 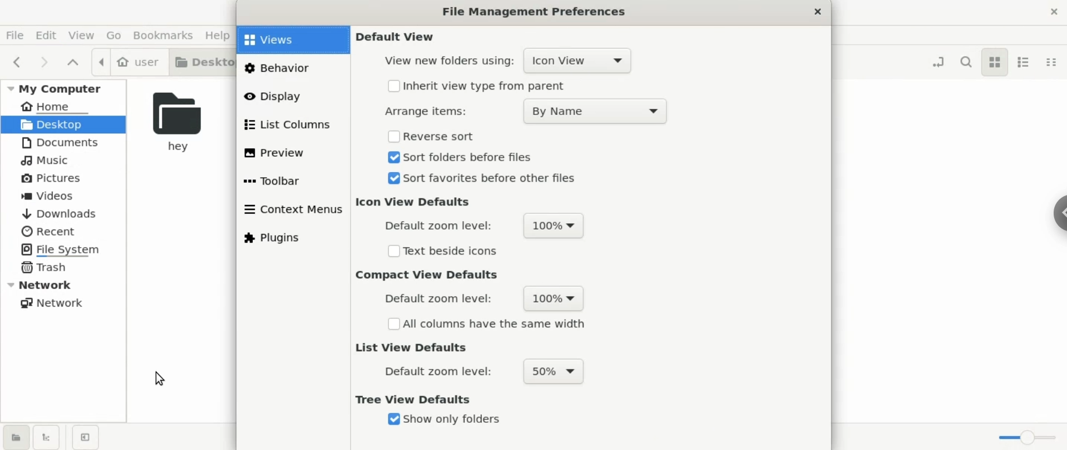 What do you see at coordinates (54, 231) in the screenshot?
I see `recent` at bounding box center [54, 231].